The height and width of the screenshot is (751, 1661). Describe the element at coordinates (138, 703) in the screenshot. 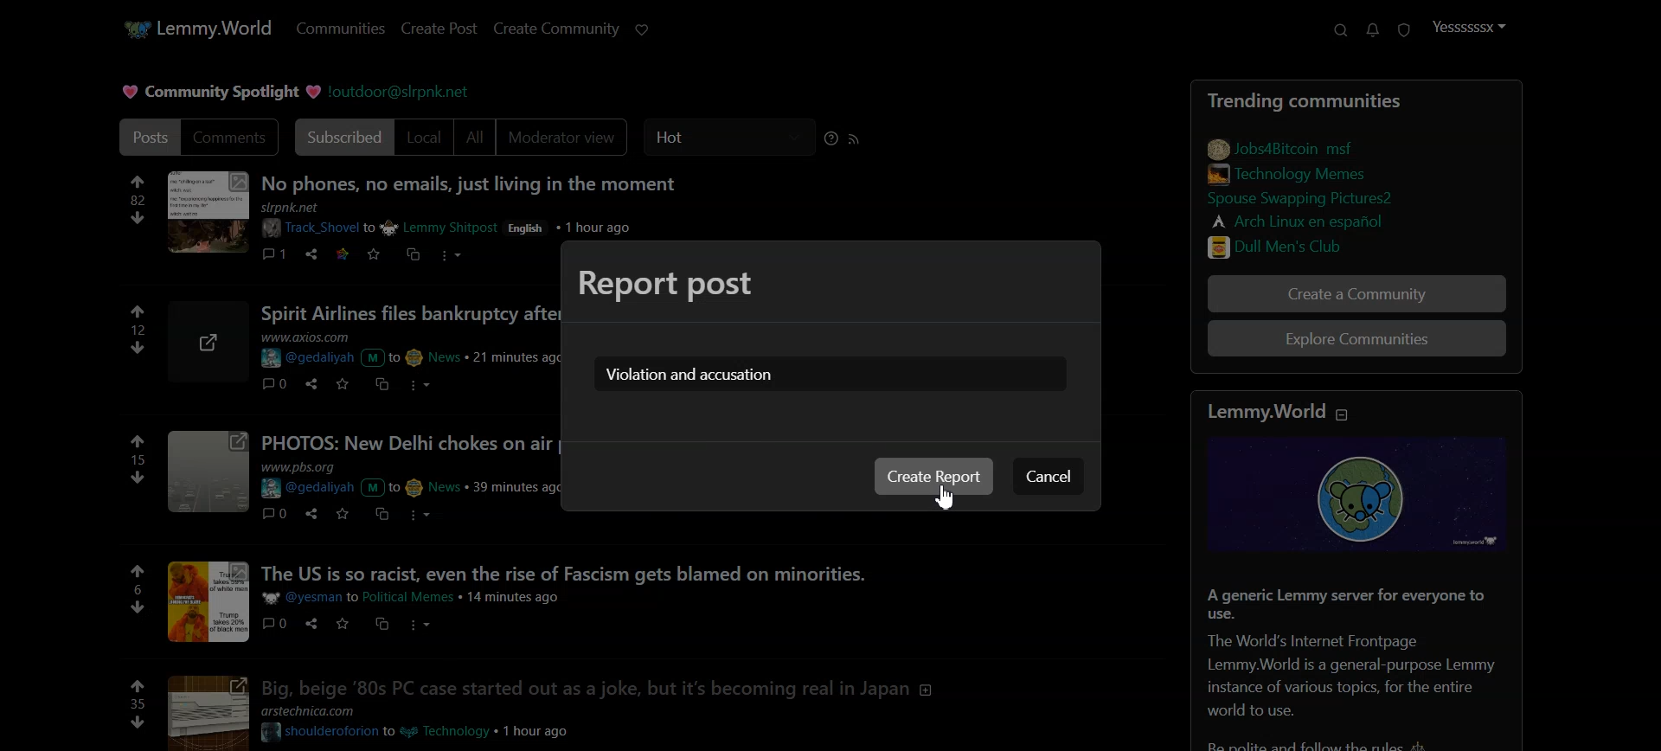

I see `numbers` at that location.